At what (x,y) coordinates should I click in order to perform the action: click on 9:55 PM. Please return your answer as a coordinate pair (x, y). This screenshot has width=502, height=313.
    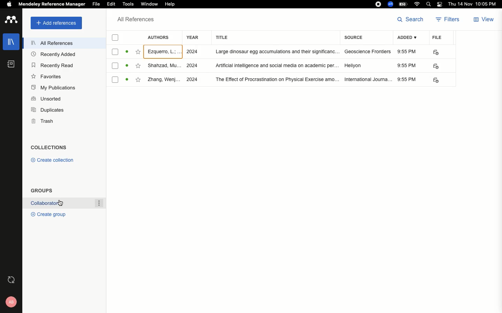
    Looking at the image, I should click on (408, 80).